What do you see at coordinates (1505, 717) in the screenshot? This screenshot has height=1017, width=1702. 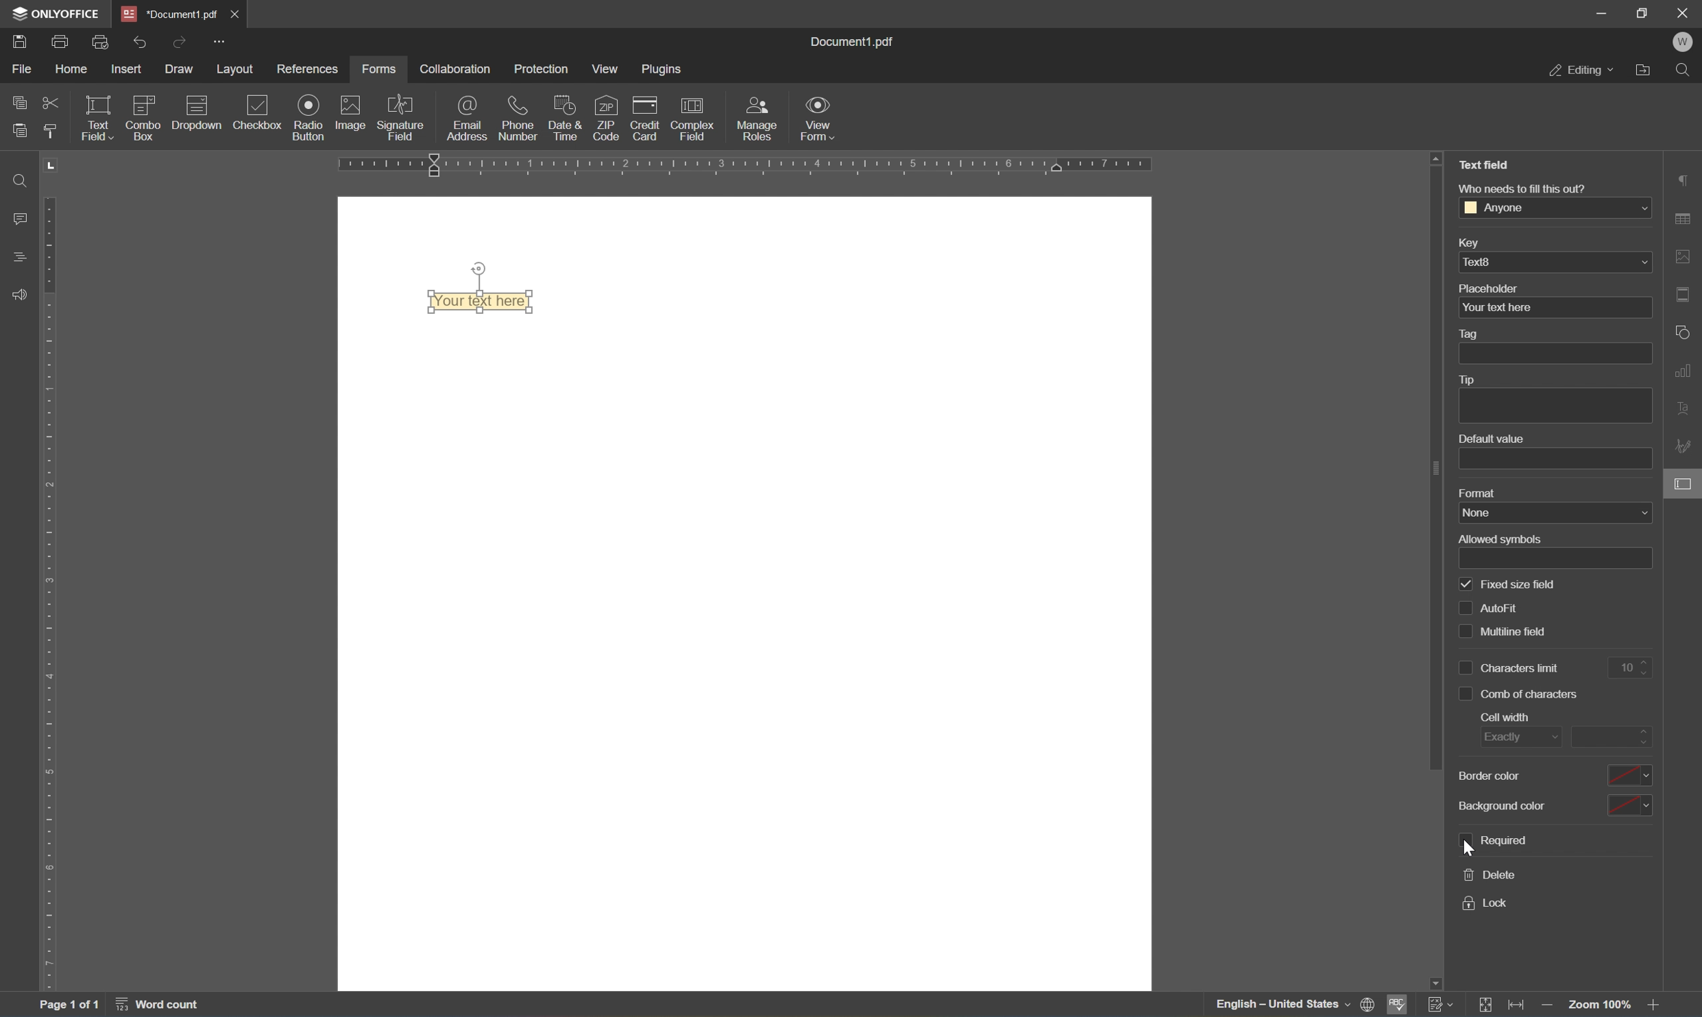 I see `cell width` at bounding box center [1505, 717].